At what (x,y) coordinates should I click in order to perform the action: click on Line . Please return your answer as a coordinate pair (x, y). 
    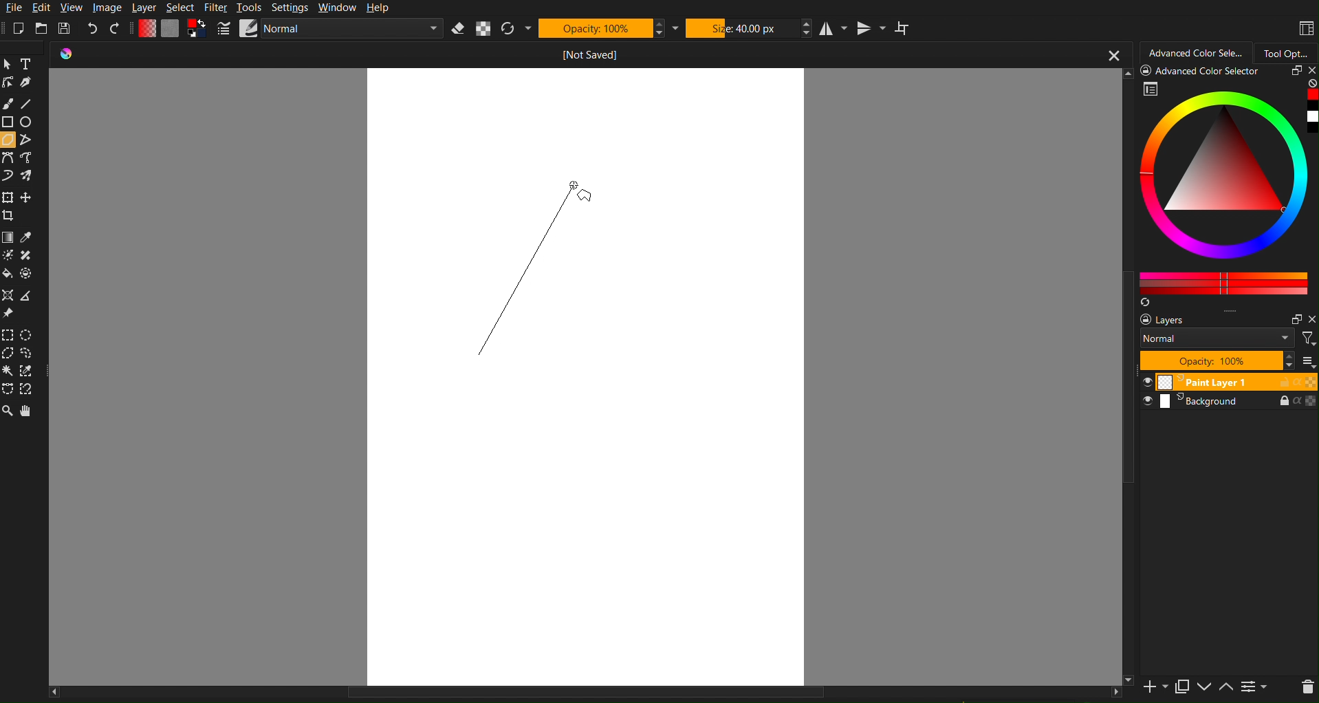
    Looking at the image, I should click on (32, 103).